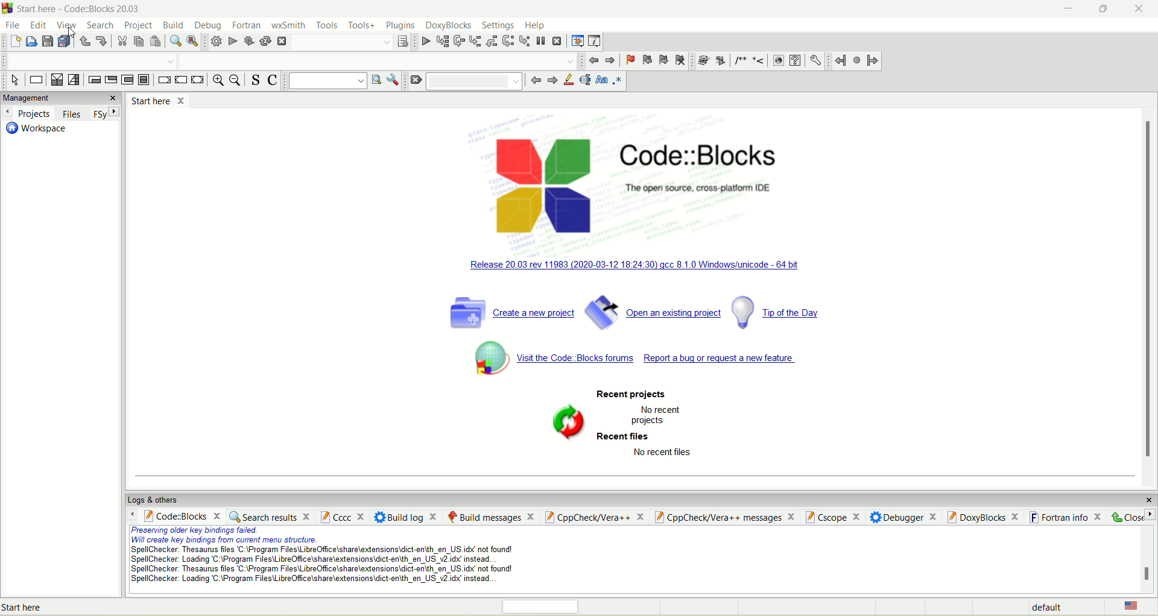  I want to click on minimize, so click(1060, 10).